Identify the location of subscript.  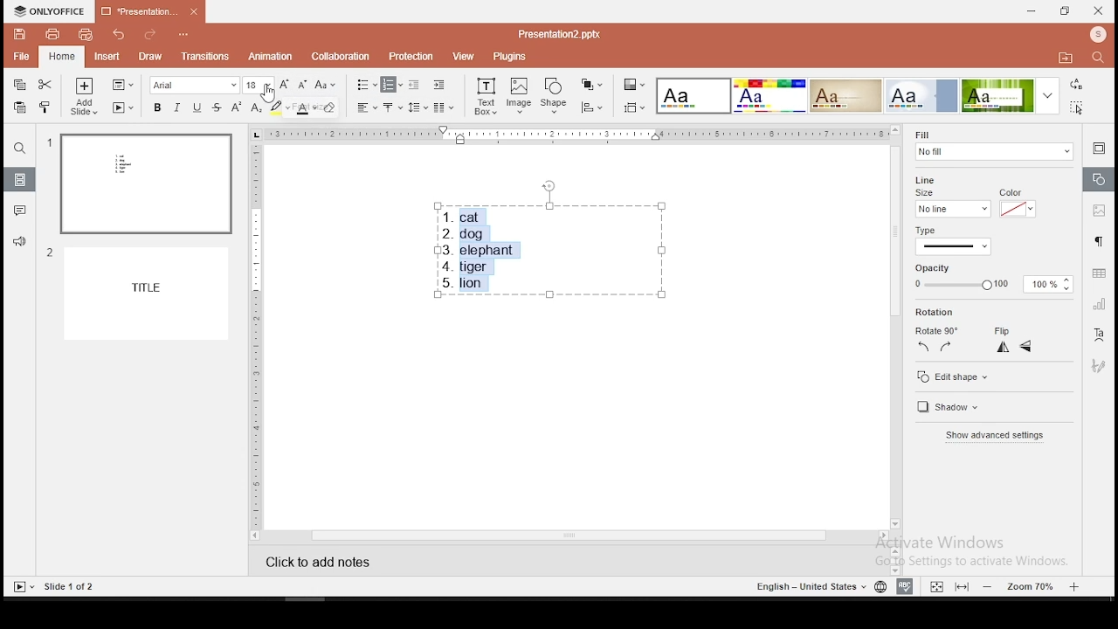
(255, 108).